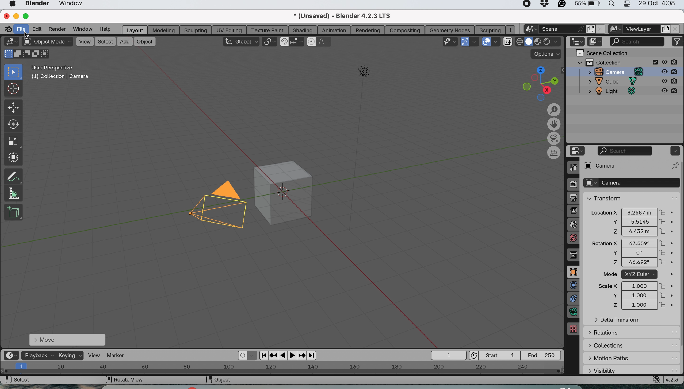 Image resolution: width=684 pixels, height=389 pixels. What do you see at coordinates (450, 29) in the screenshot?
I see `geometry nodes` at bounding box center [450, 29].